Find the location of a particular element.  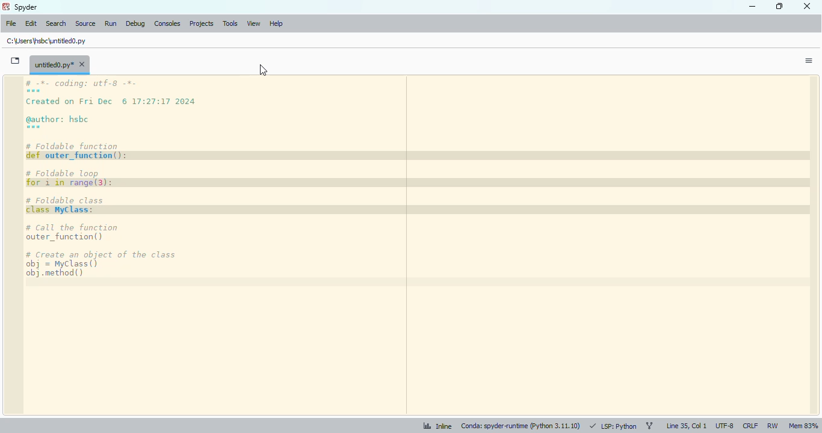

debug is located at coordinates (135, 23).